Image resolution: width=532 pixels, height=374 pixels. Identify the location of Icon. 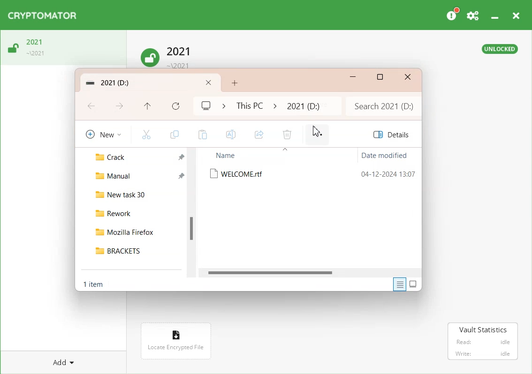
(224, 106).